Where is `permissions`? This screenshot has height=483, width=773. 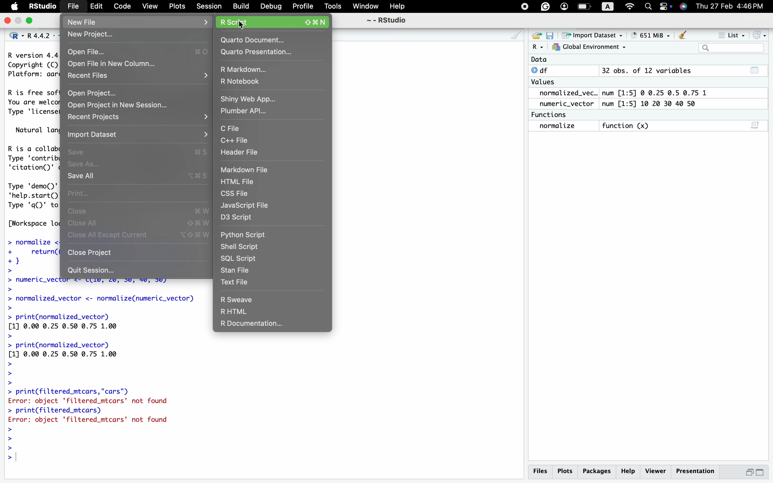
permissions is located at coordinates (665, 7).